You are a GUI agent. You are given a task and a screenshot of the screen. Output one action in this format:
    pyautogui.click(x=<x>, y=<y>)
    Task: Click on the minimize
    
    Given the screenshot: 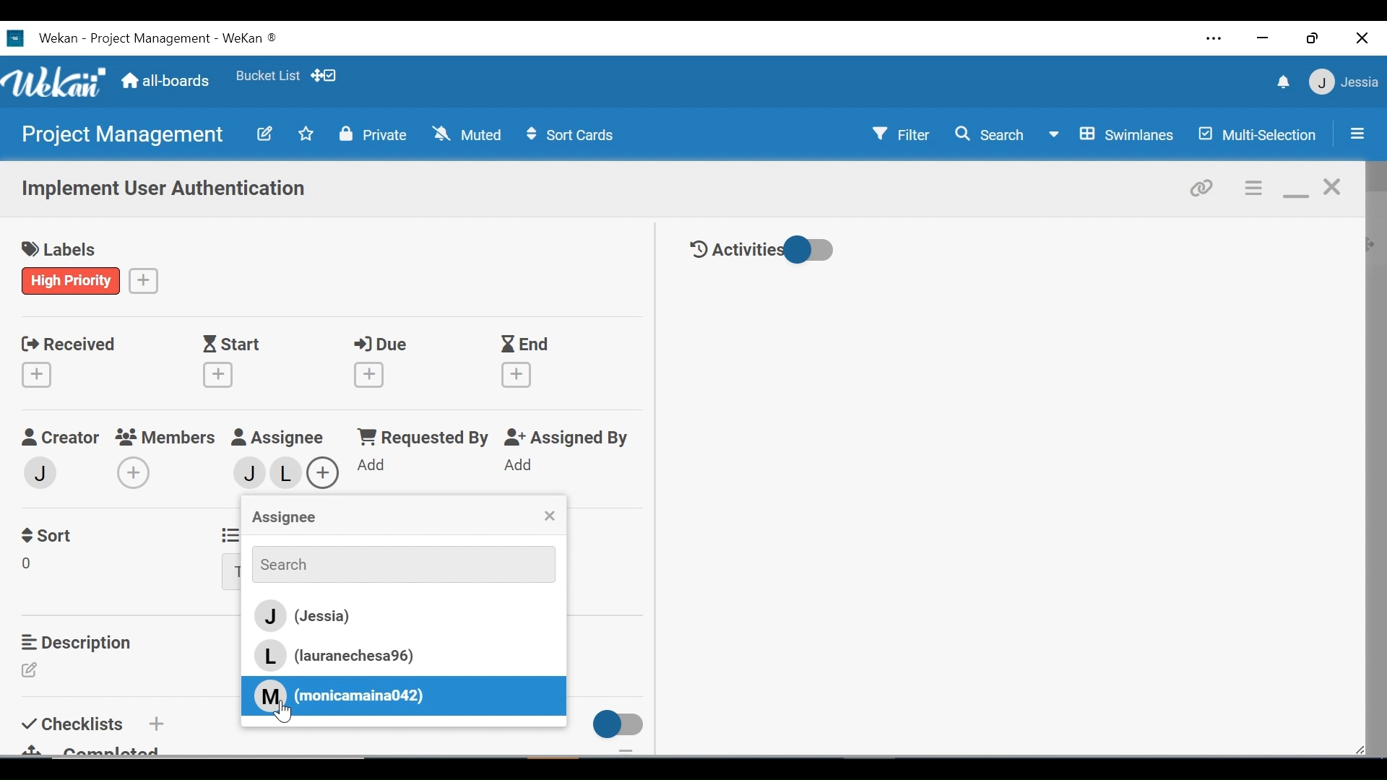 What is the action you would take?
    pyautogui.click(x=1295, y=189)
    